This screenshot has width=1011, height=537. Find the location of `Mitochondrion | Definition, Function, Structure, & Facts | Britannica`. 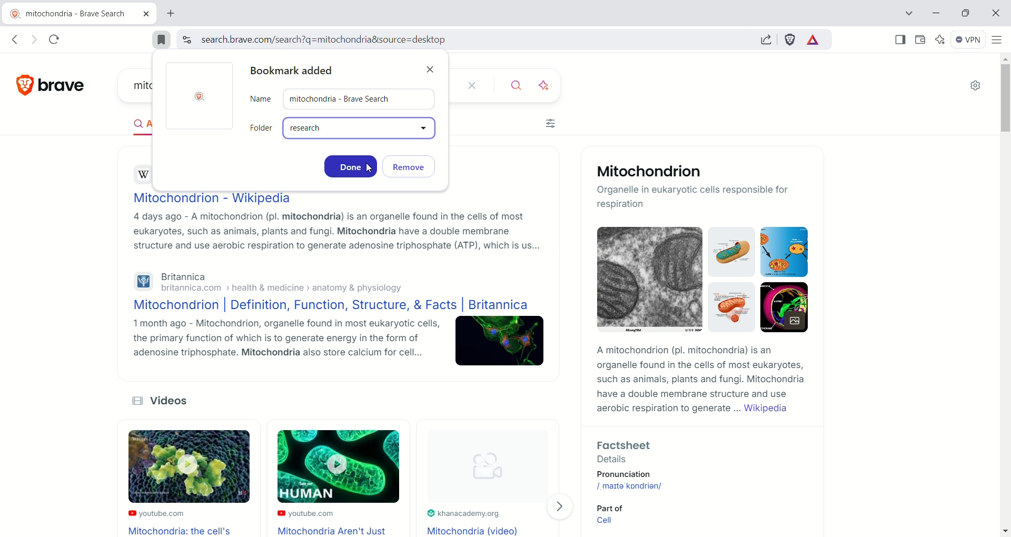

Mitochondrion | Definition, Function, Structure, & Facts | Britannica is located at coordinates (328, 306).